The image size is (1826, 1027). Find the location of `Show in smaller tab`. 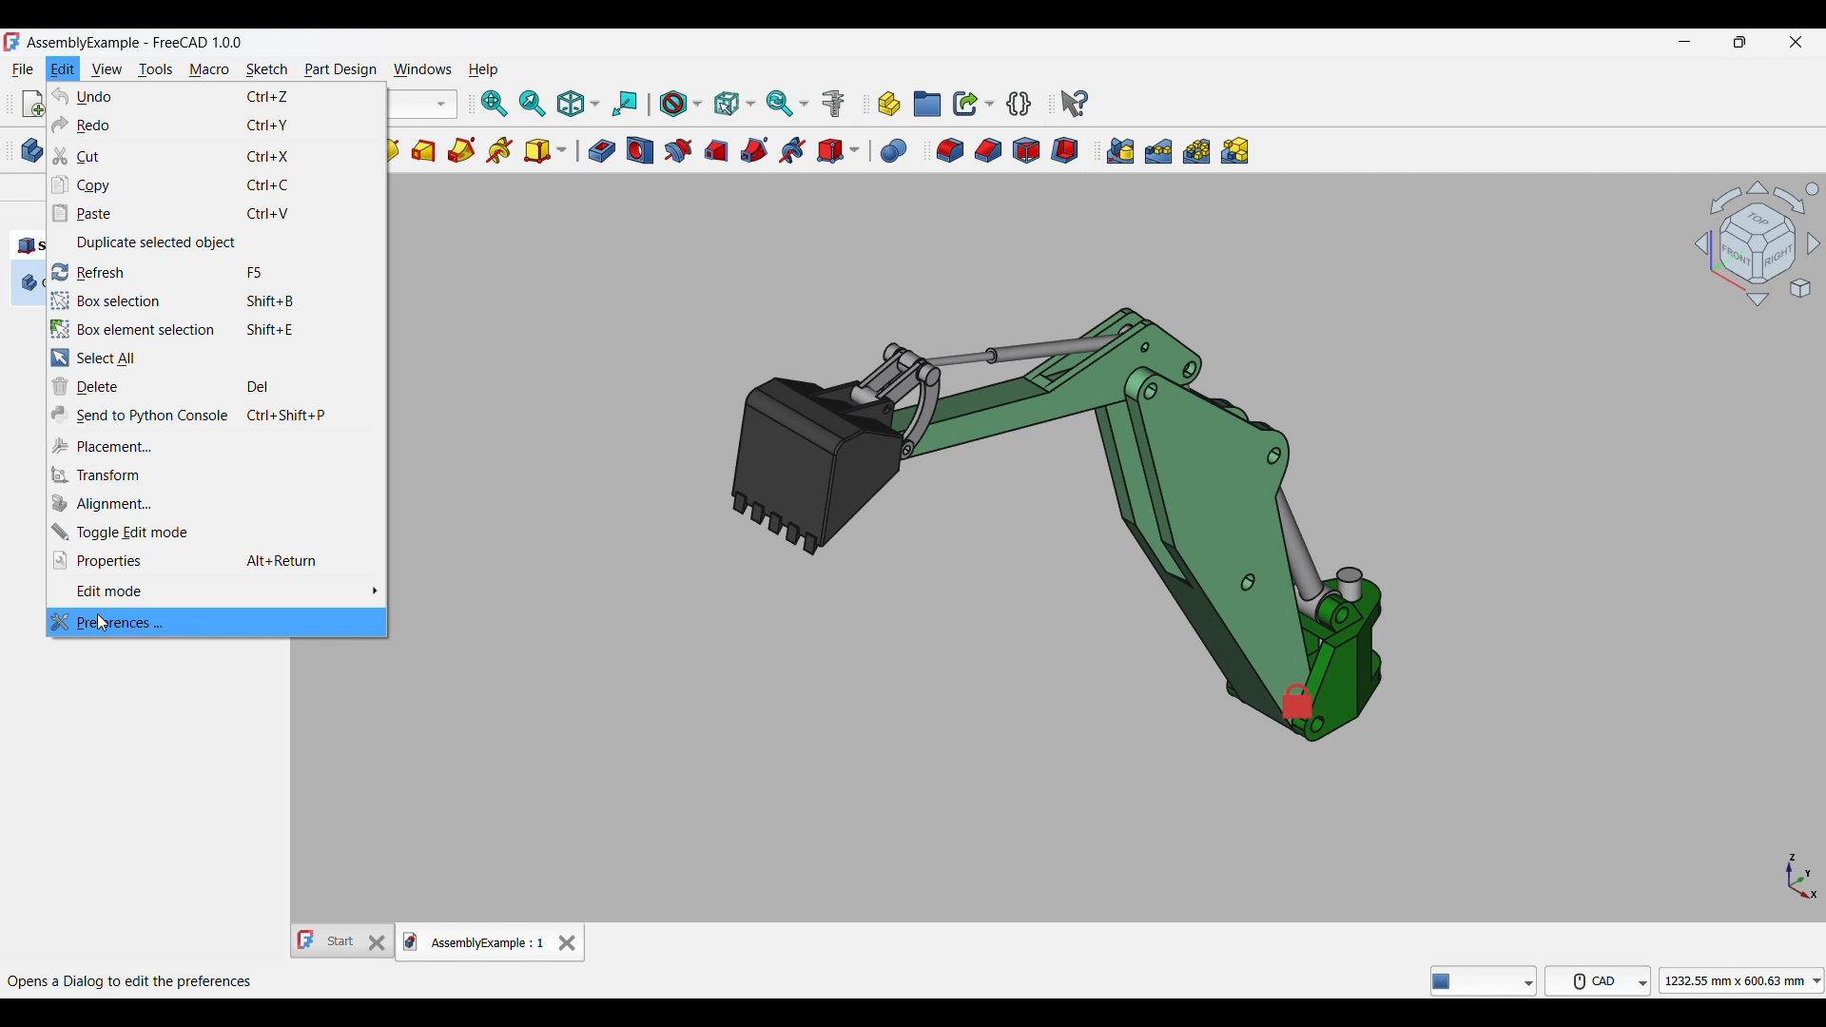

Show in smaller tab is located at coordinates (1739, 42).